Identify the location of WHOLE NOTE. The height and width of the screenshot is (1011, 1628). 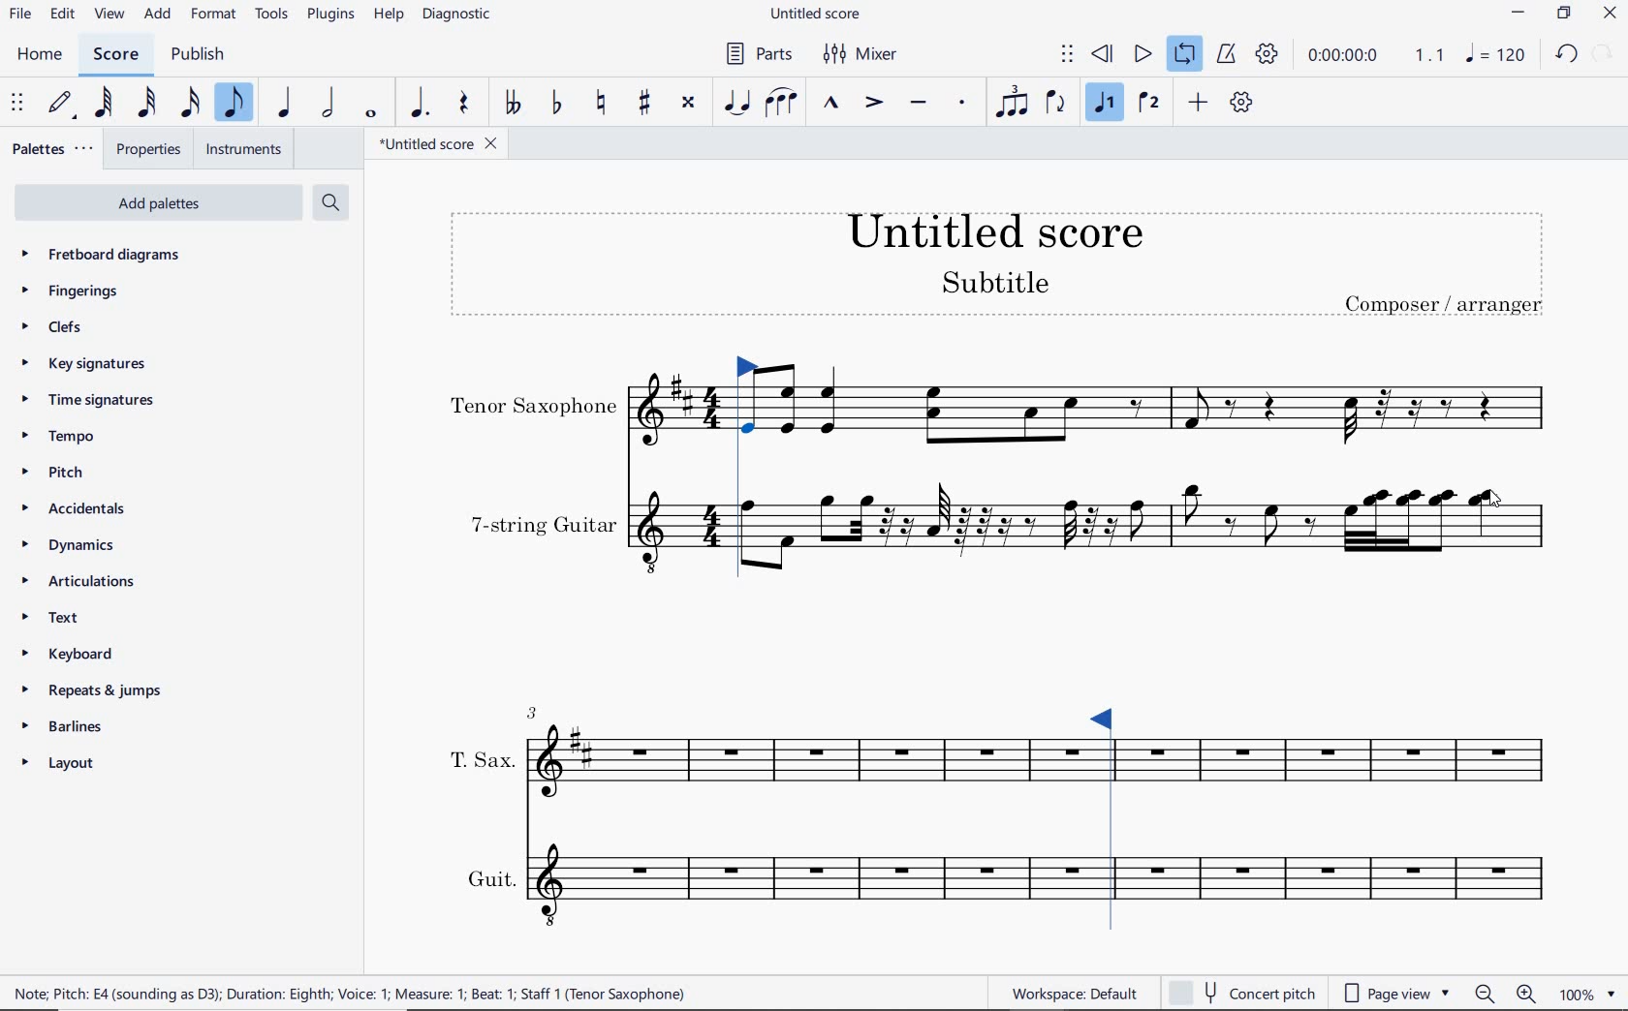
(371, 116).